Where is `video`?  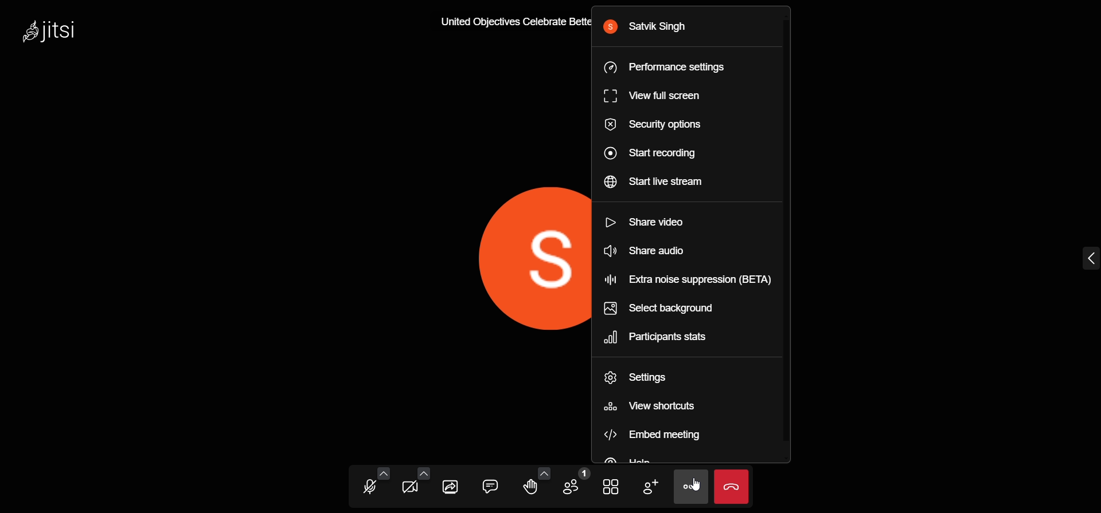
video is located at coordinates (409, 490).